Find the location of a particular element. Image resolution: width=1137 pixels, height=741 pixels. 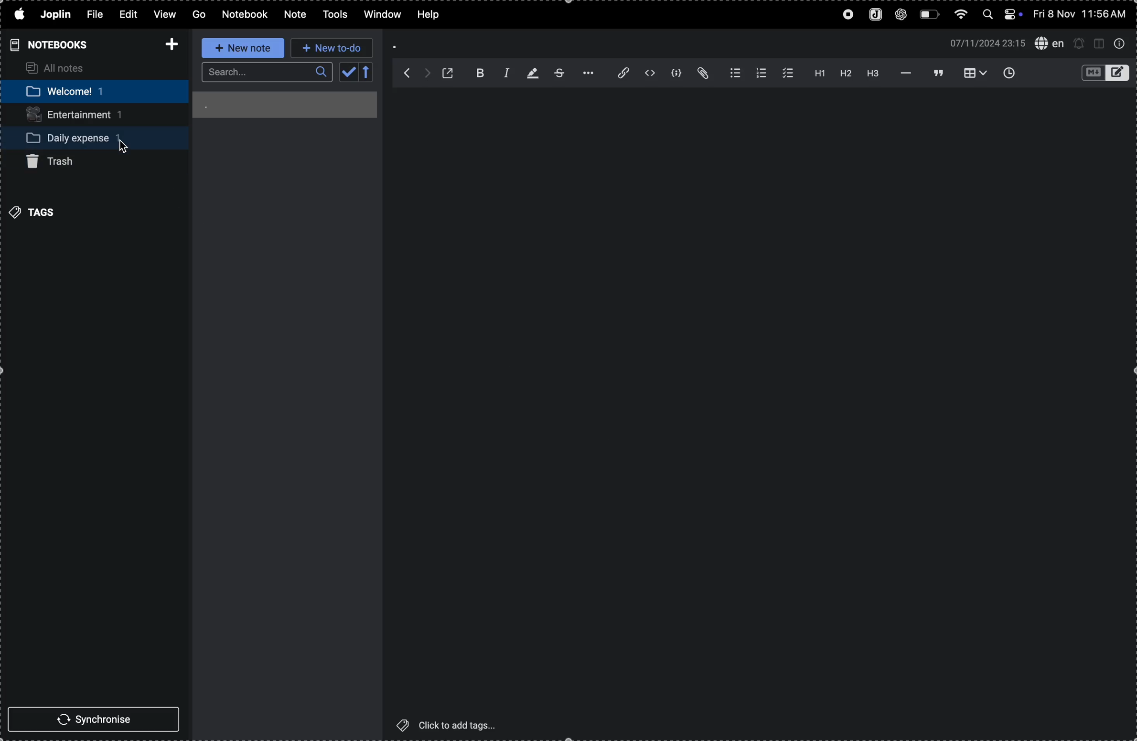

open window is located at coordinates (451, 73).